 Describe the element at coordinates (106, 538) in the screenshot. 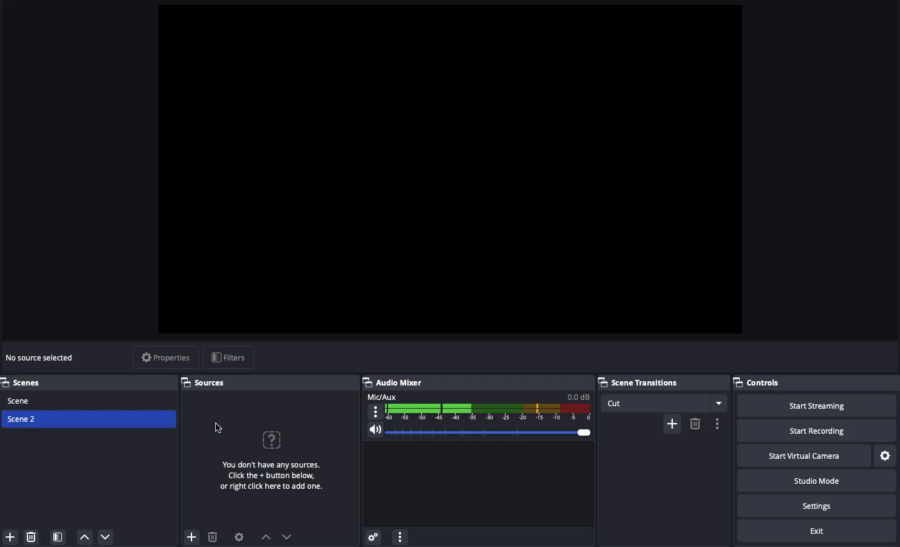

I see `Move down` at that location.